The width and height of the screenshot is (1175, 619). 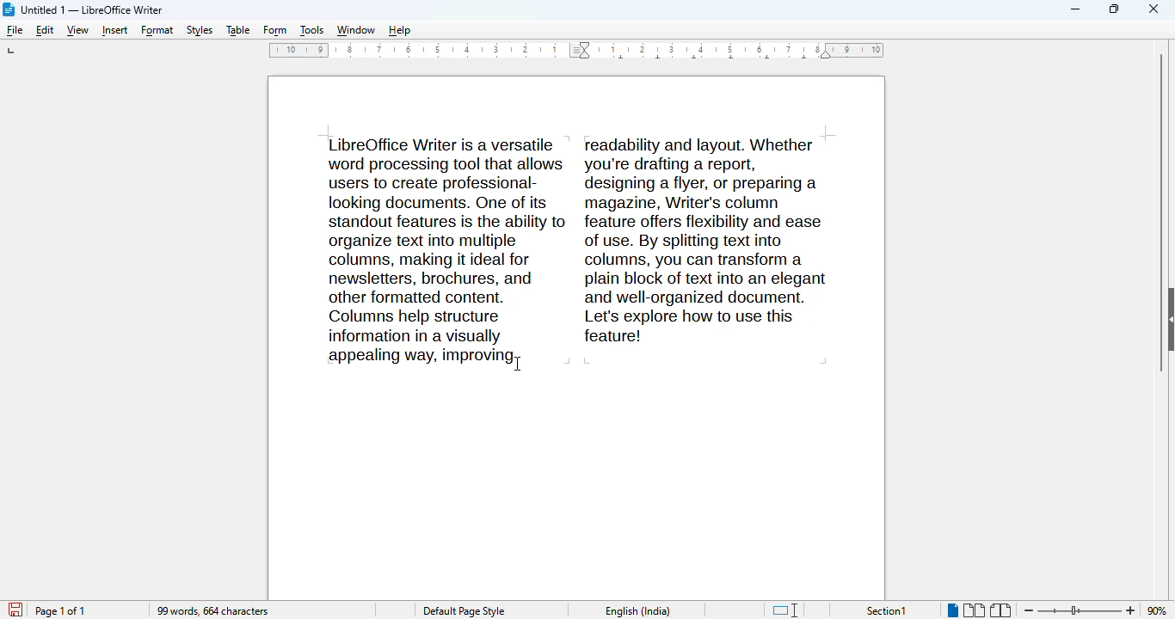 I want to click on page style, so click(x=464, y=611).